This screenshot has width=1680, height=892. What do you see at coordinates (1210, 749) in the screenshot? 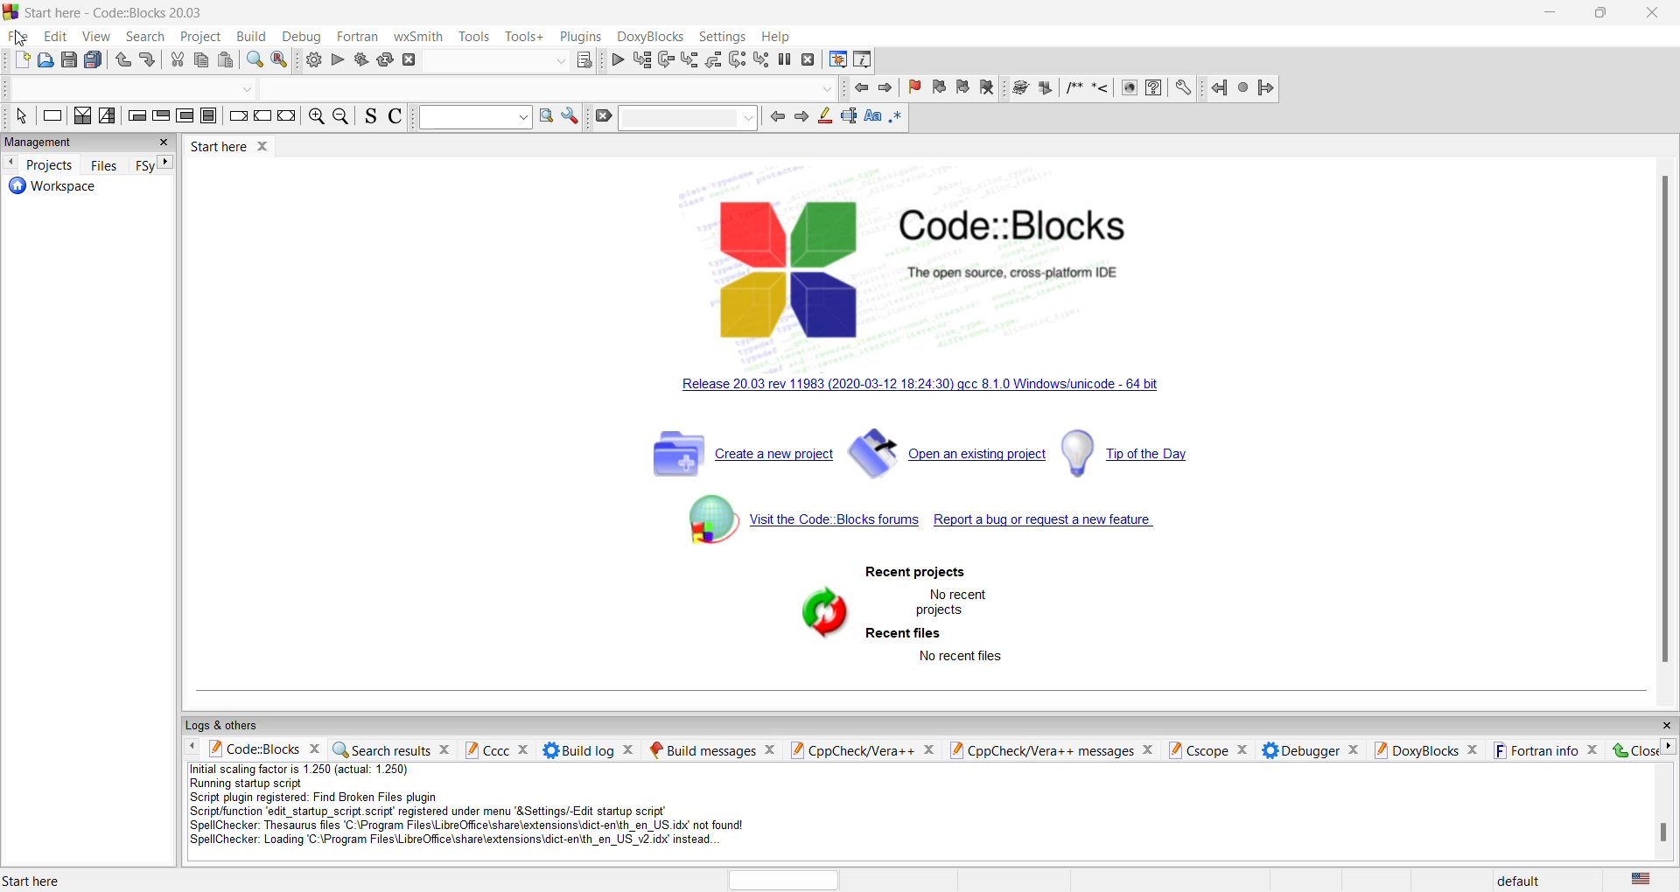
I see `Cscope` at bounding box center [1210, 749].